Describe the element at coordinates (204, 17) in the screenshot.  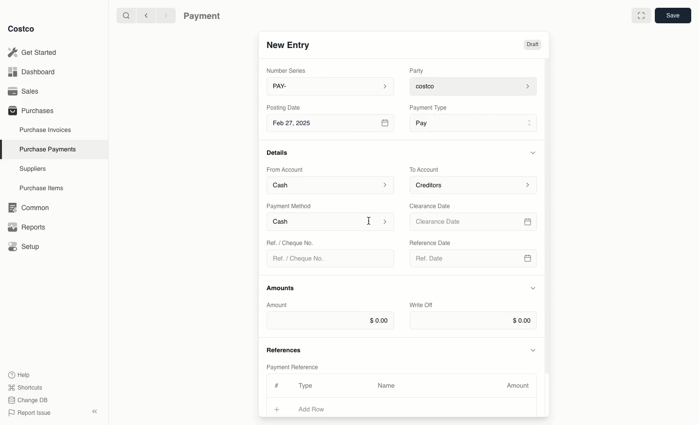
I see `Payment` at that location.